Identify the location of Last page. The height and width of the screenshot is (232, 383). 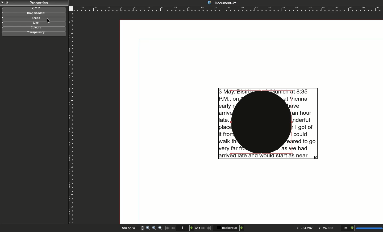
(209, 229).